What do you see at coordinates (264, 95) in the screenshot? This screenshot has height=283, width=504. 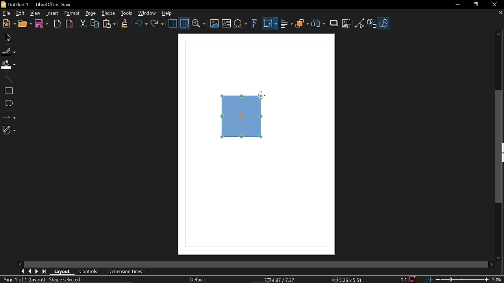 I see `Cursor` at bounding box center [264, 95].